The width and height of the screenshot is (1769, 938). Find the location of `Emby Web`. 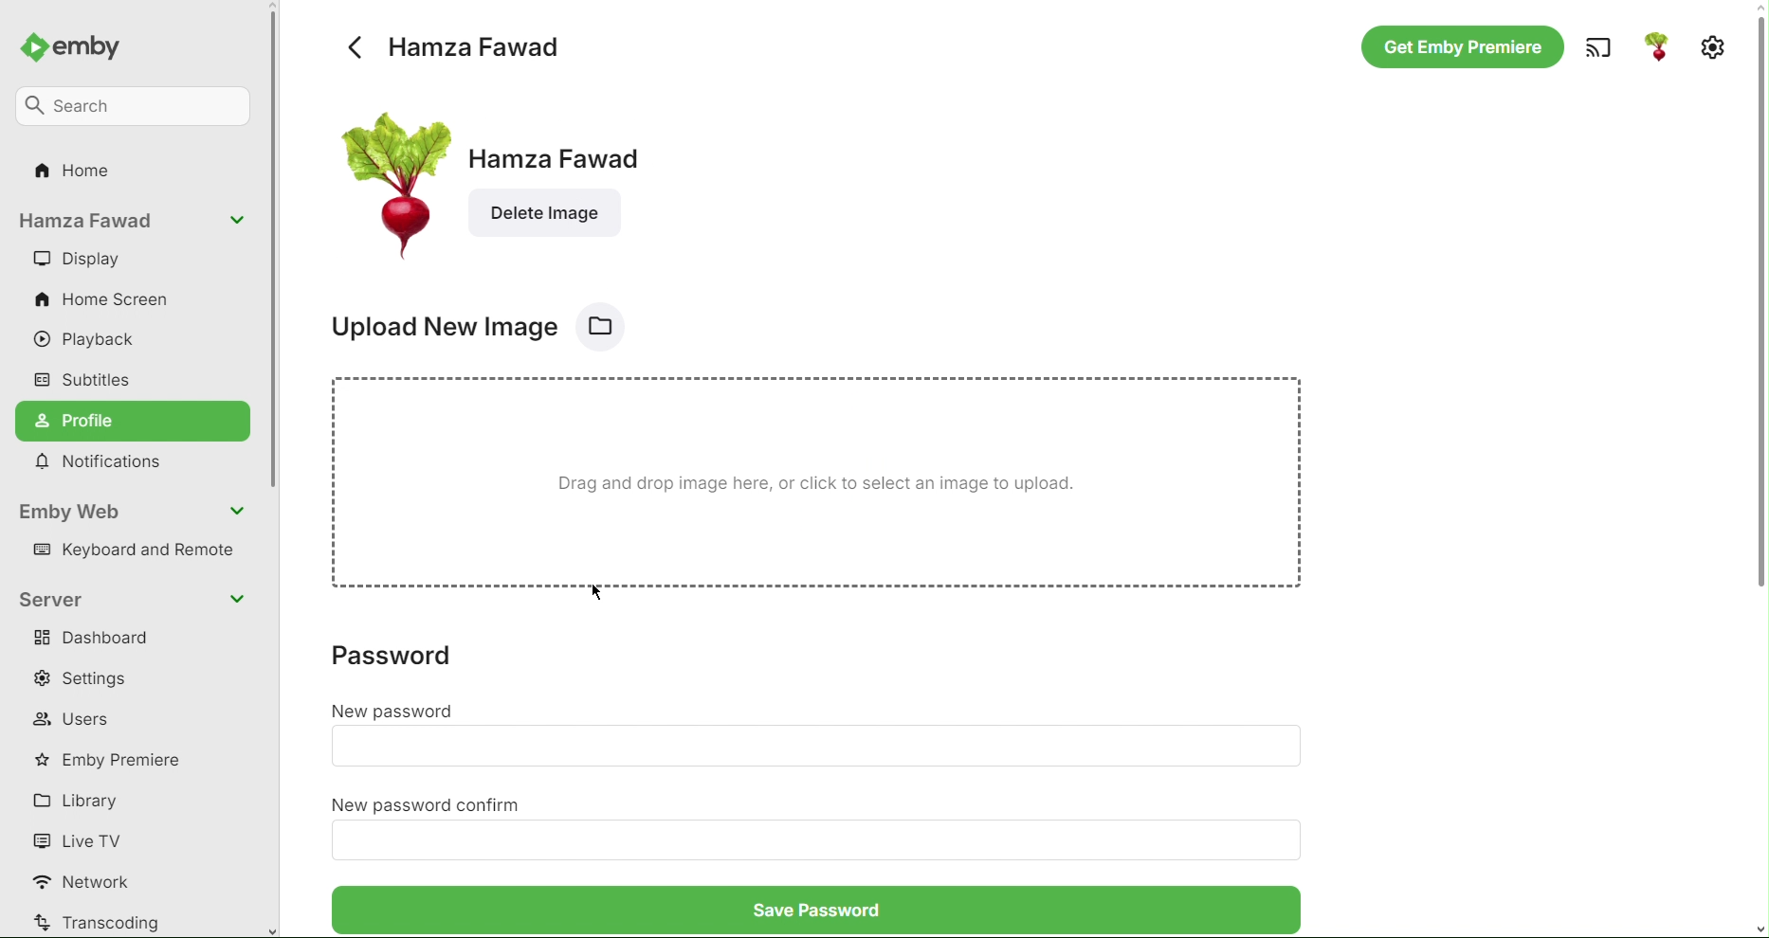

Emby Web is located at coordinates (135, 512).